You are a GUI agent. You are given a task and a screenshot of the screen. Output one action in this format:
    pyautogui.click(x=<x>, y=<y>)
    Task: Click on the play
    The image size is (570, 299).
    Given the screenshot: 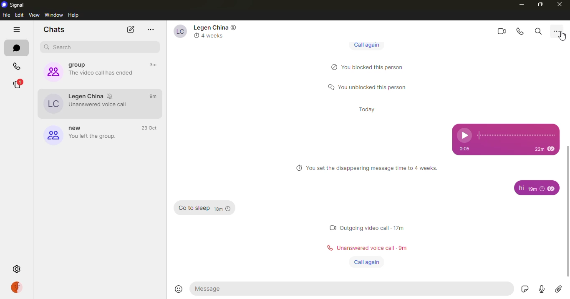 What is the action you would take?
    pyautogui.click(x=464, y=135)
    